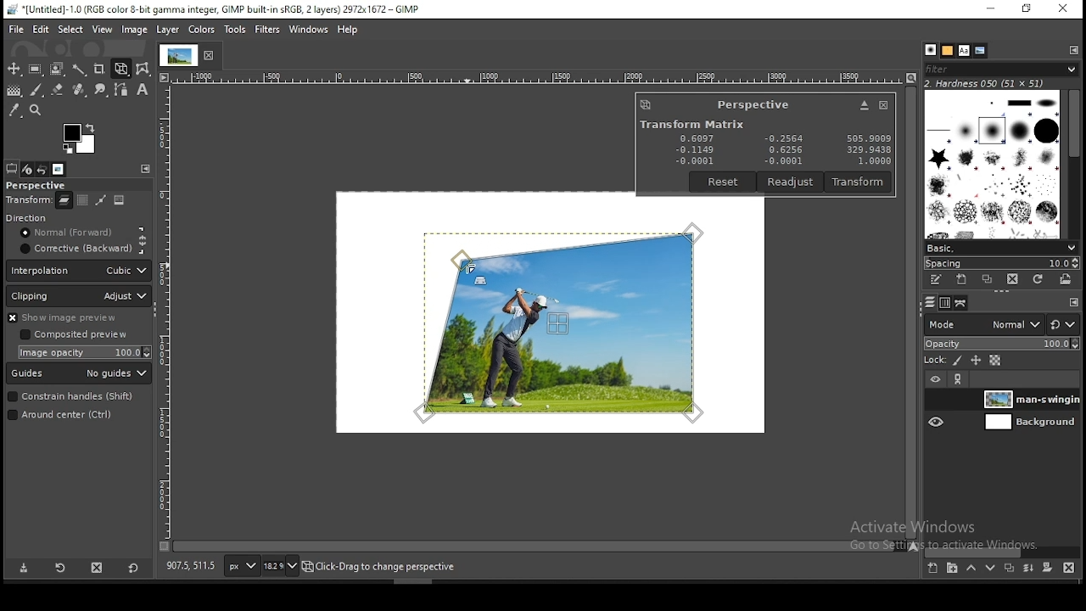 This screenshot has width=1086, height=611. Describe the element at coordinates (781, 161) in the screenshot. I see `-0.0001` at that location.